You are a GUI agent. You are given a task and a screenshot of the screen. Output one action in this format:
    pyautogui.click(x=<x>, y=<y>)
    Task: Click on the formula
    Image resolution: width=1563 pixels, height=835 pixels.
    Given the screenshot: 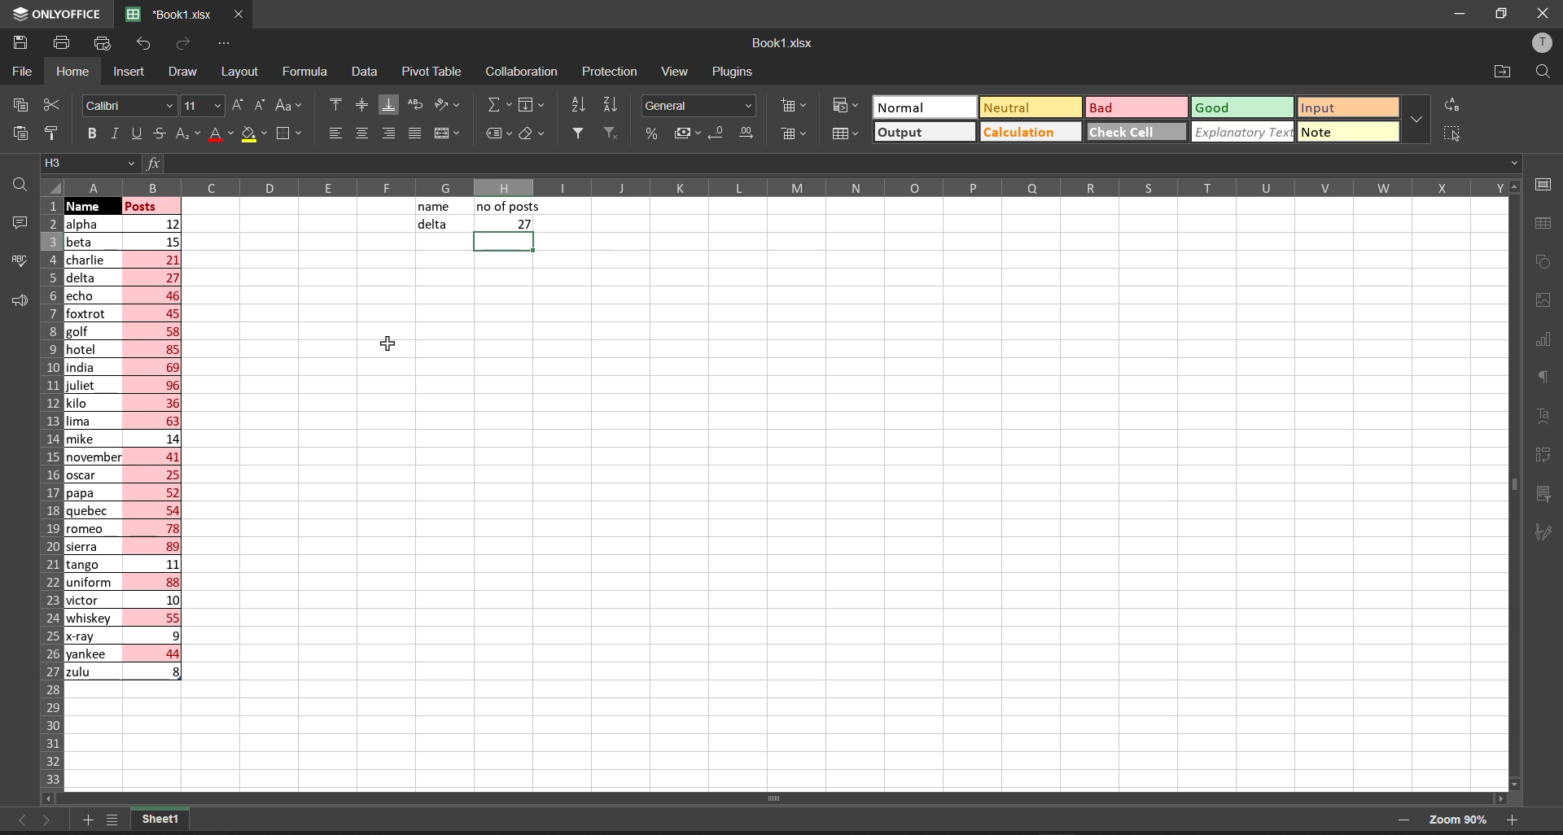 What is the action you would take?
    pyautogui.click(x=309, y=72)
    